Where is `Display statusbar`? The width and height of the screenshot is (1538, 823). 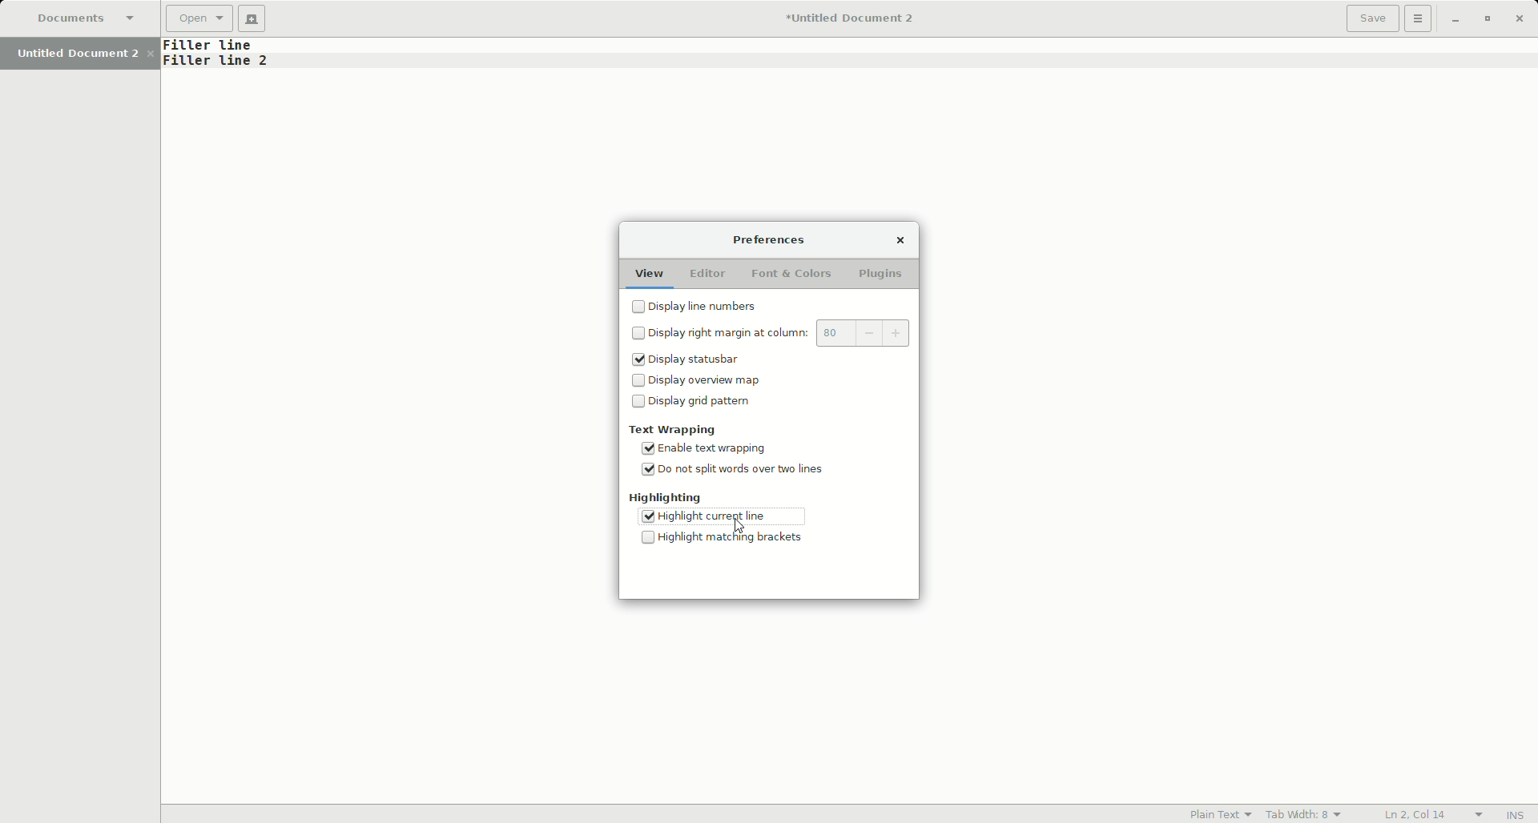
Display statusbar is located at coordinates (693, 361).